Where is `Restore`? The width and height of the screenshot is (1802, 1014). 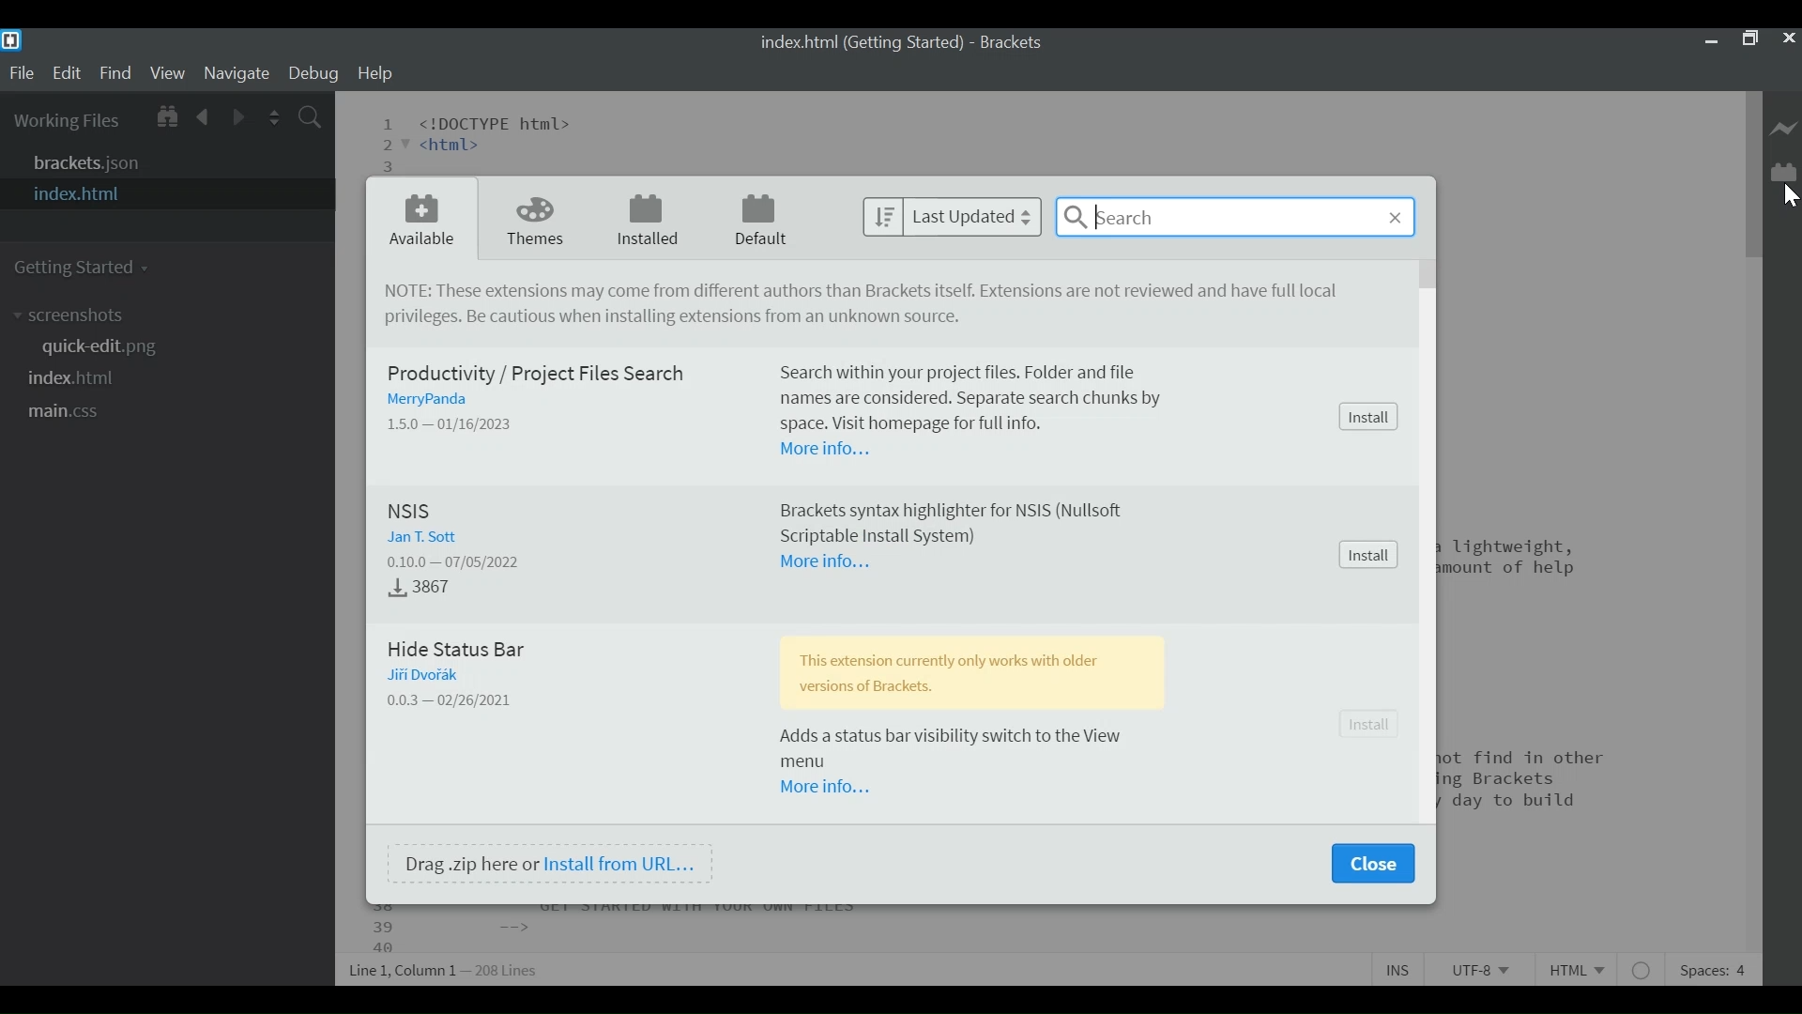 Restore is located at coordinates (1749, 41).